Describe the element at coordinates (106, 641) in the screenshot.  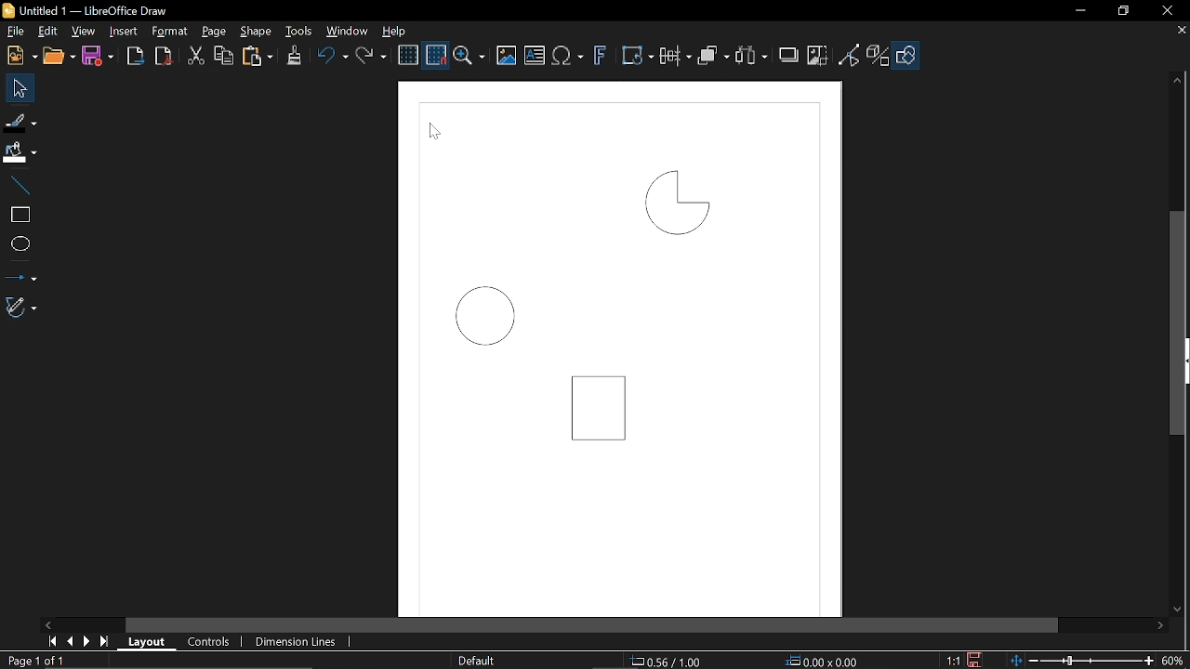
I see `last page` at that location.